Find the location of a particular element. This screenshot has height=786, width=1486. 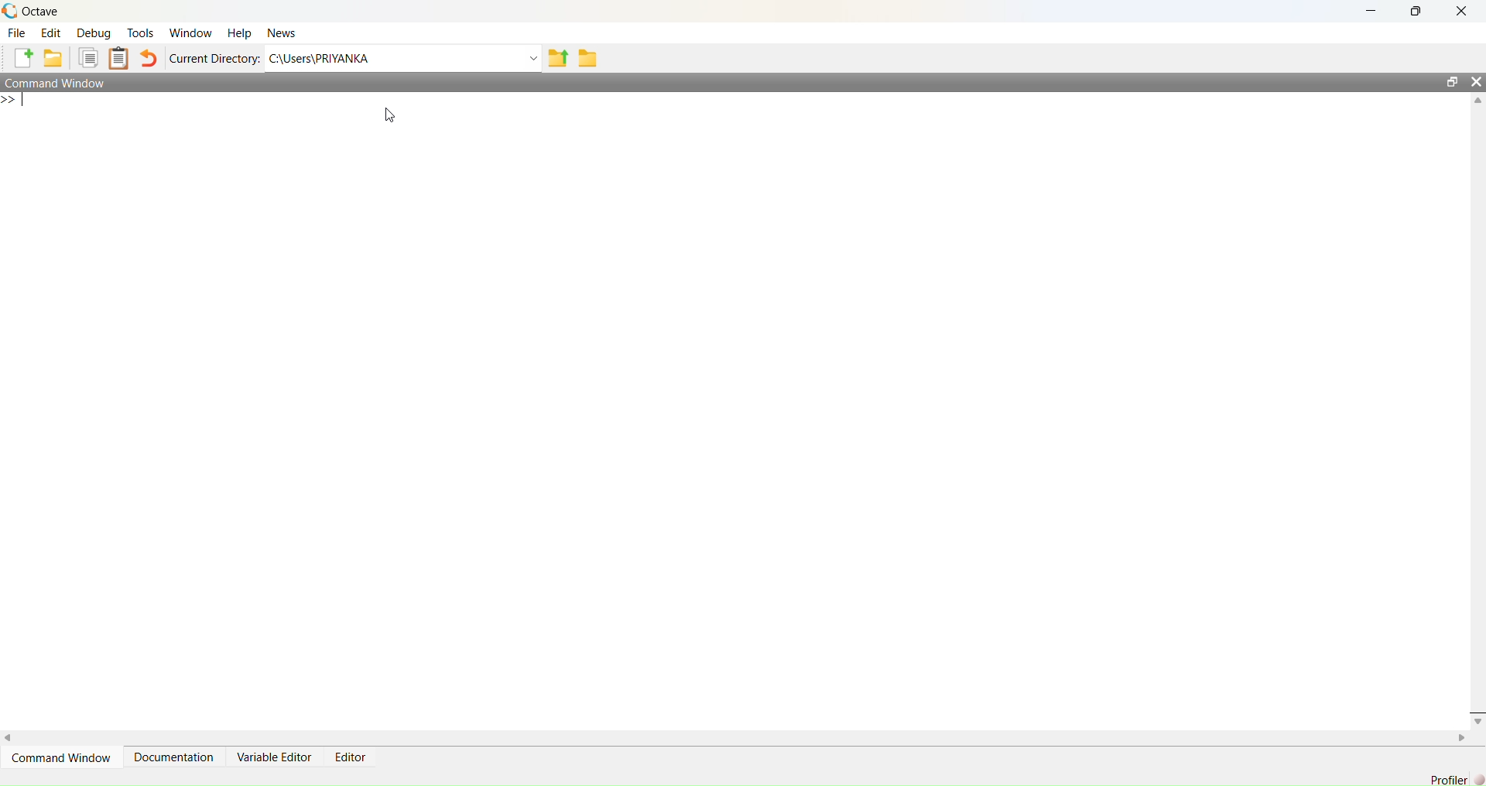

Copy is located at coordinates (85, 56).